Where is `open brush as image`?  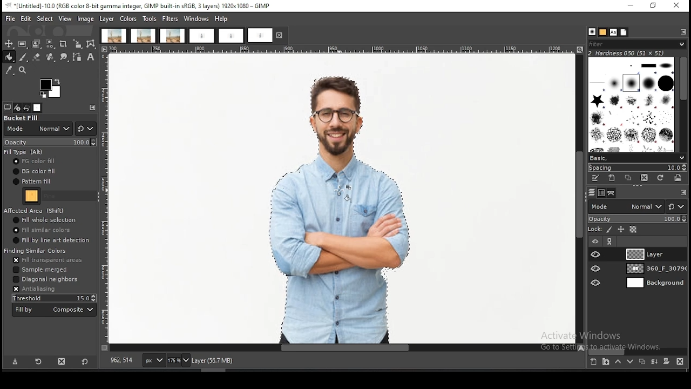 open brush as image is located at coordinates (678, 178).